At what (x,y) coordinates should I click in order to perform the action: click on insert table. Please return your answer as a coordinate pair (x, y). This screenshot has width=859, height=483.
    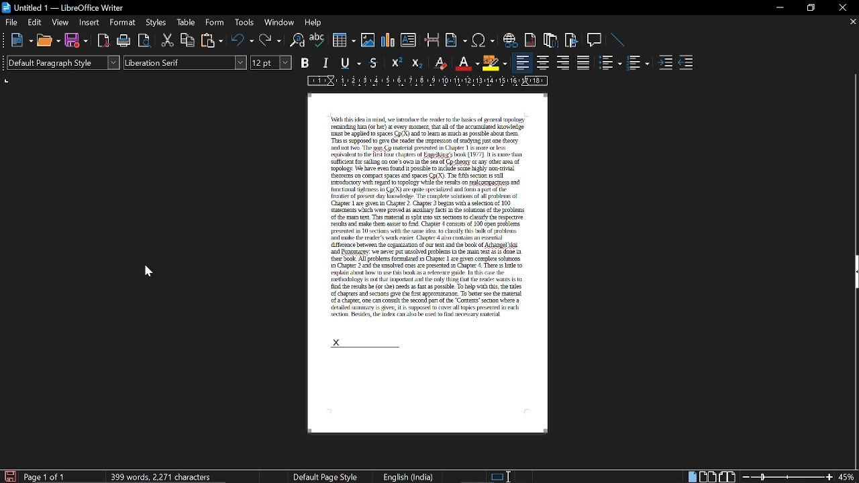
    Looking at the image, I should click on (343, 40).